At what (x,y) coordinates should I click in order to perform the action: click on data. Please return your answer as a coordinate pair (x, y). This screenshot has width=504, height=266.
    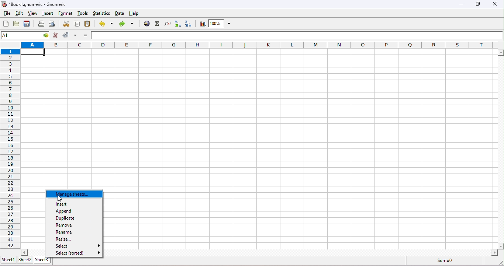
    Looking at the image, I should click on (120, 12).